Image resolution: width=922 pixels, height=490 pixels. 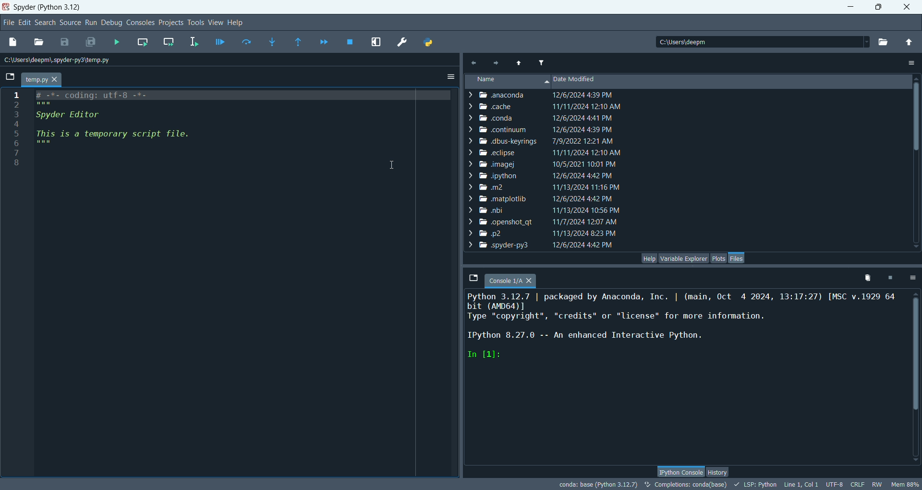 I want to click on save, so click(x=65, y=43).